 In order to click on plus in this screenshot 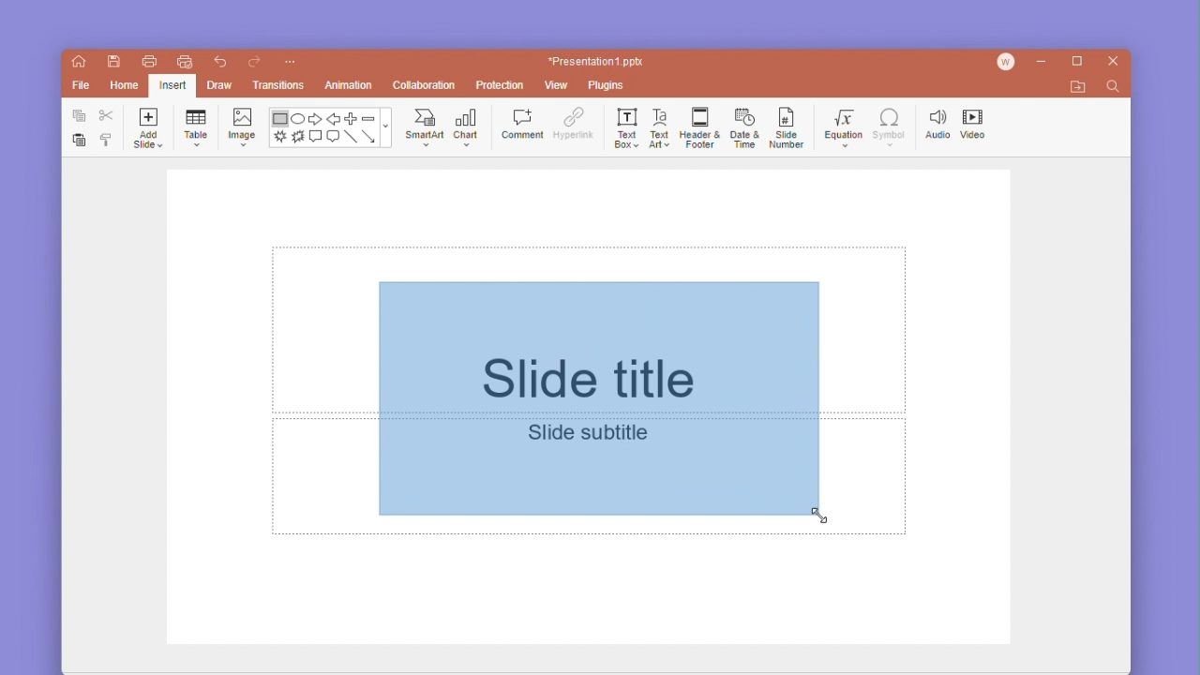, I will do `click(350, 118)`.